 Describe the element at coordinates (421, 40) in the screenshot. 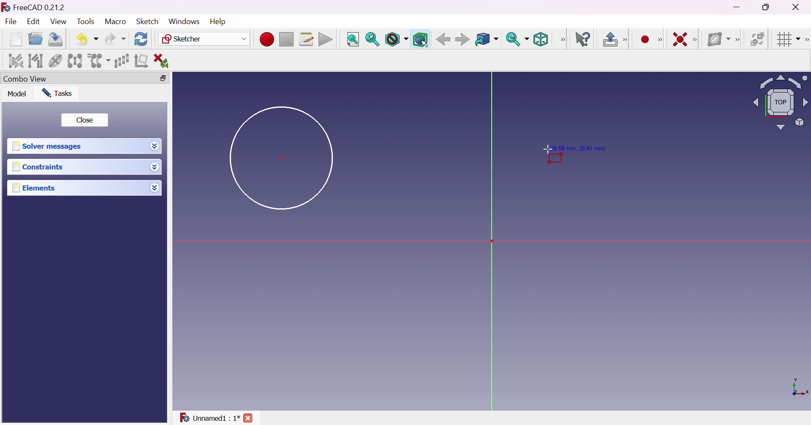

I see `Bounding box` at that location.